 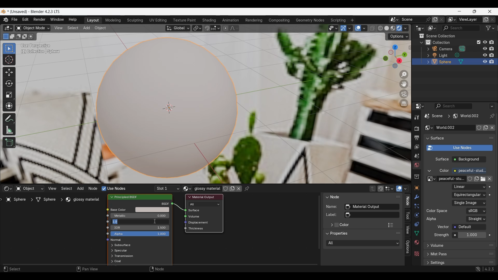 I want to click on Coat options, so click(x=118, y=261).